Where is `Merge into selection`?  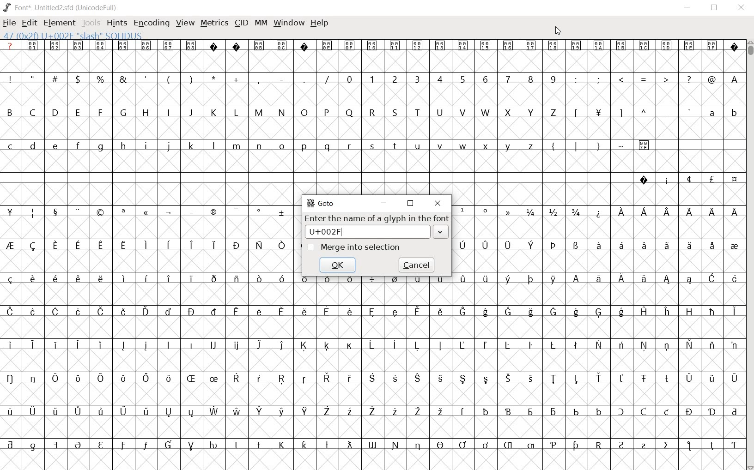
Merge into selection is located at coordinates (354, 247).